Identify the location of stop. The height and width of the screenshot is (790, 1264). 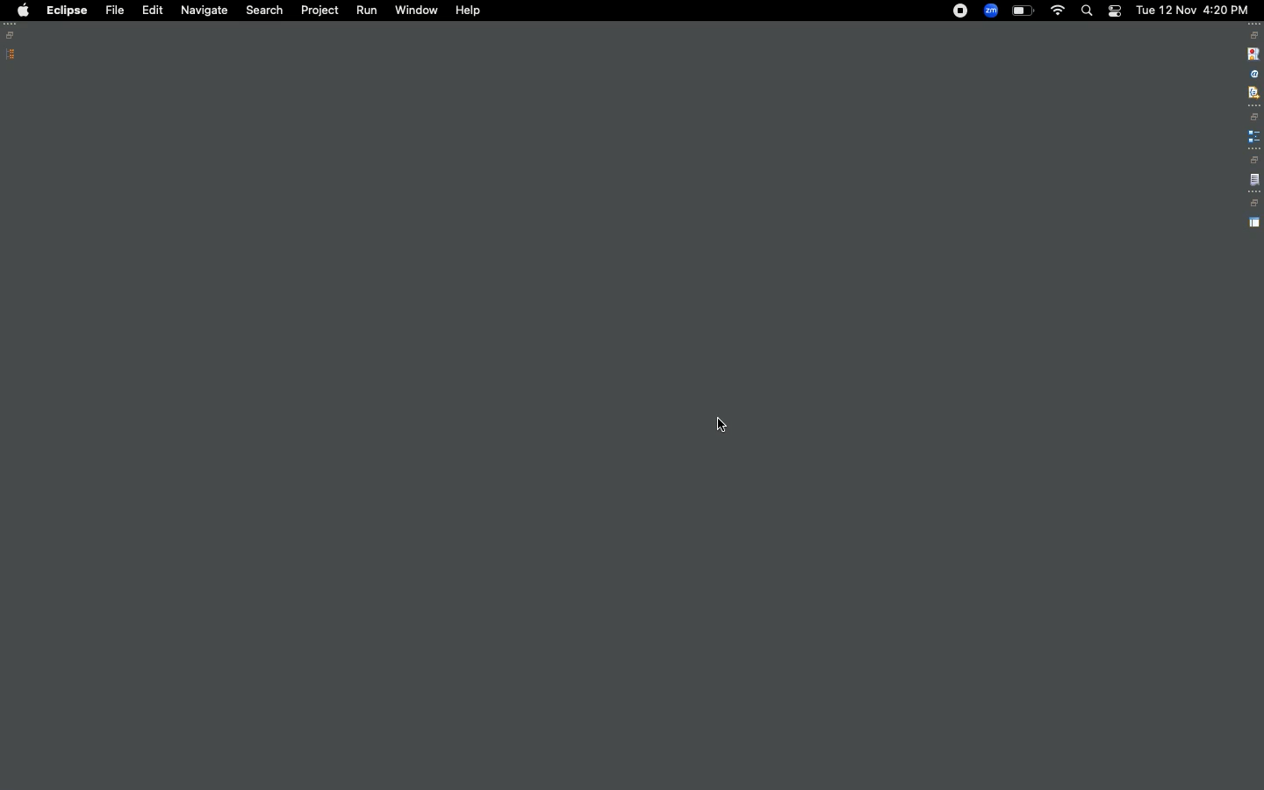
(1252, 53).